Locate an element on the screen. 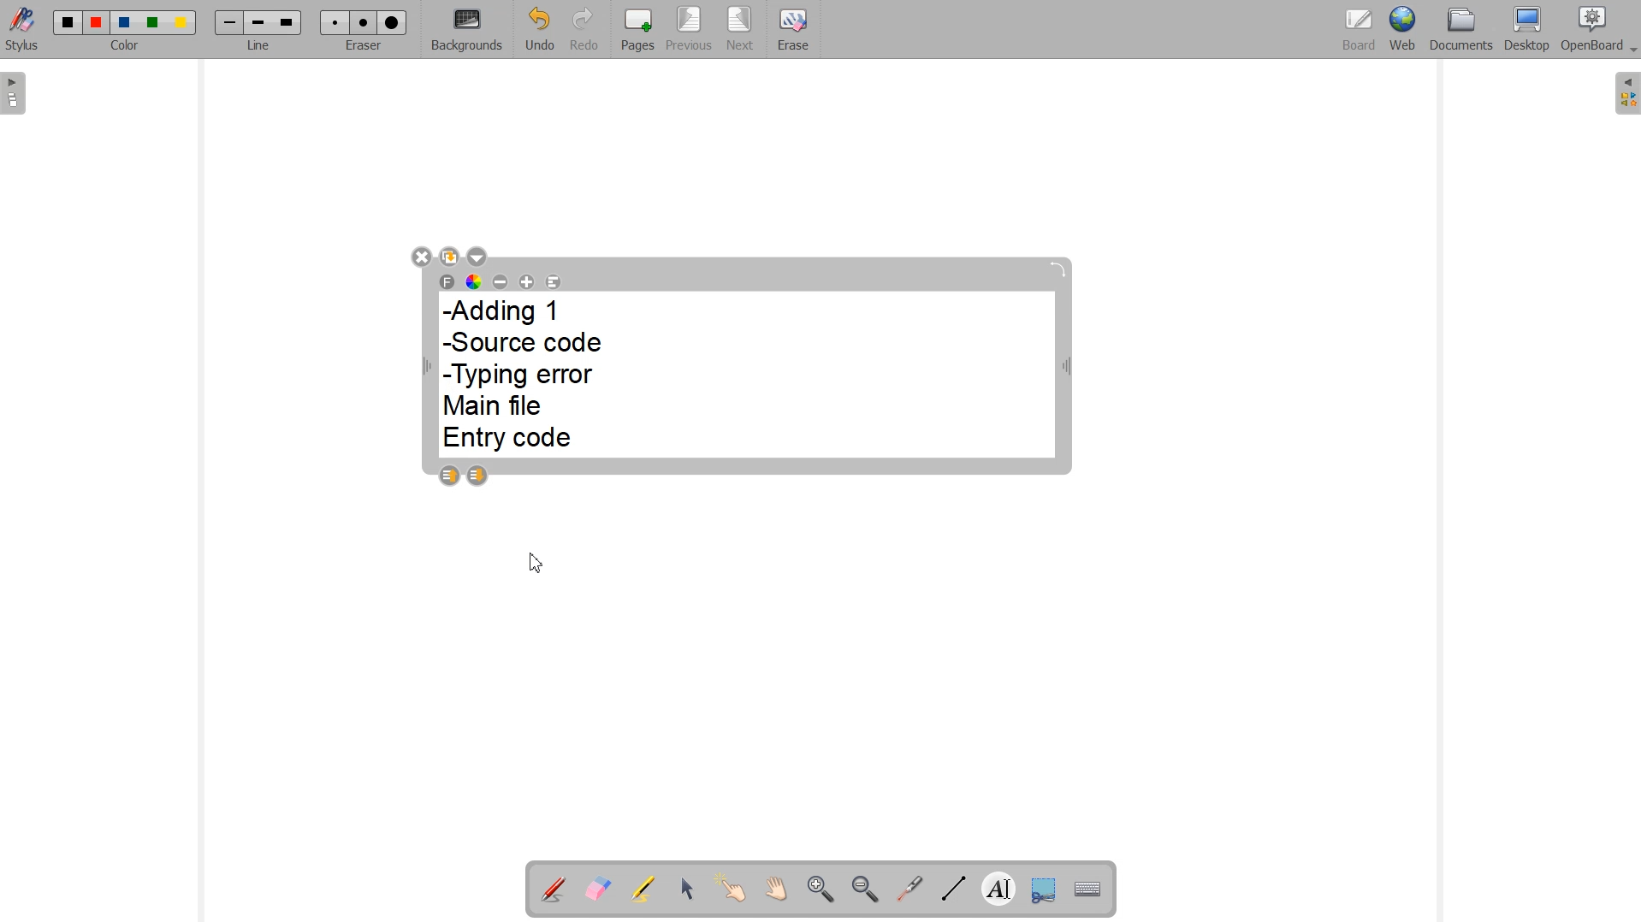  Previous is located at coordinates (689, 30).